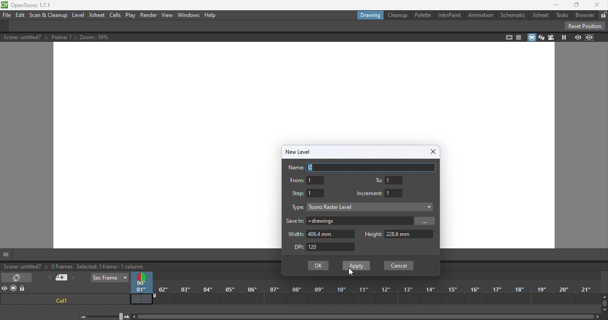 The image size is (608, 320). Describe the element at coordinates (361, 221) in the screenshot. I see `address` at that location.